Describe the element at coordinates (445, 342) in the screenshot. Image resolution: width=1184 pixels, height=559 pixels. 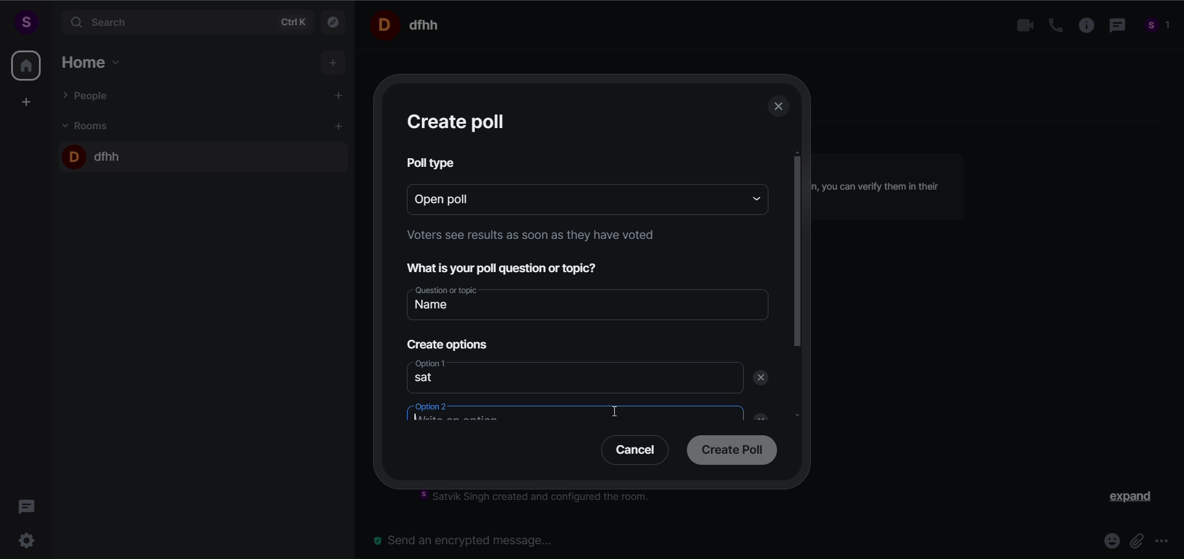
I see `create options` at that location.